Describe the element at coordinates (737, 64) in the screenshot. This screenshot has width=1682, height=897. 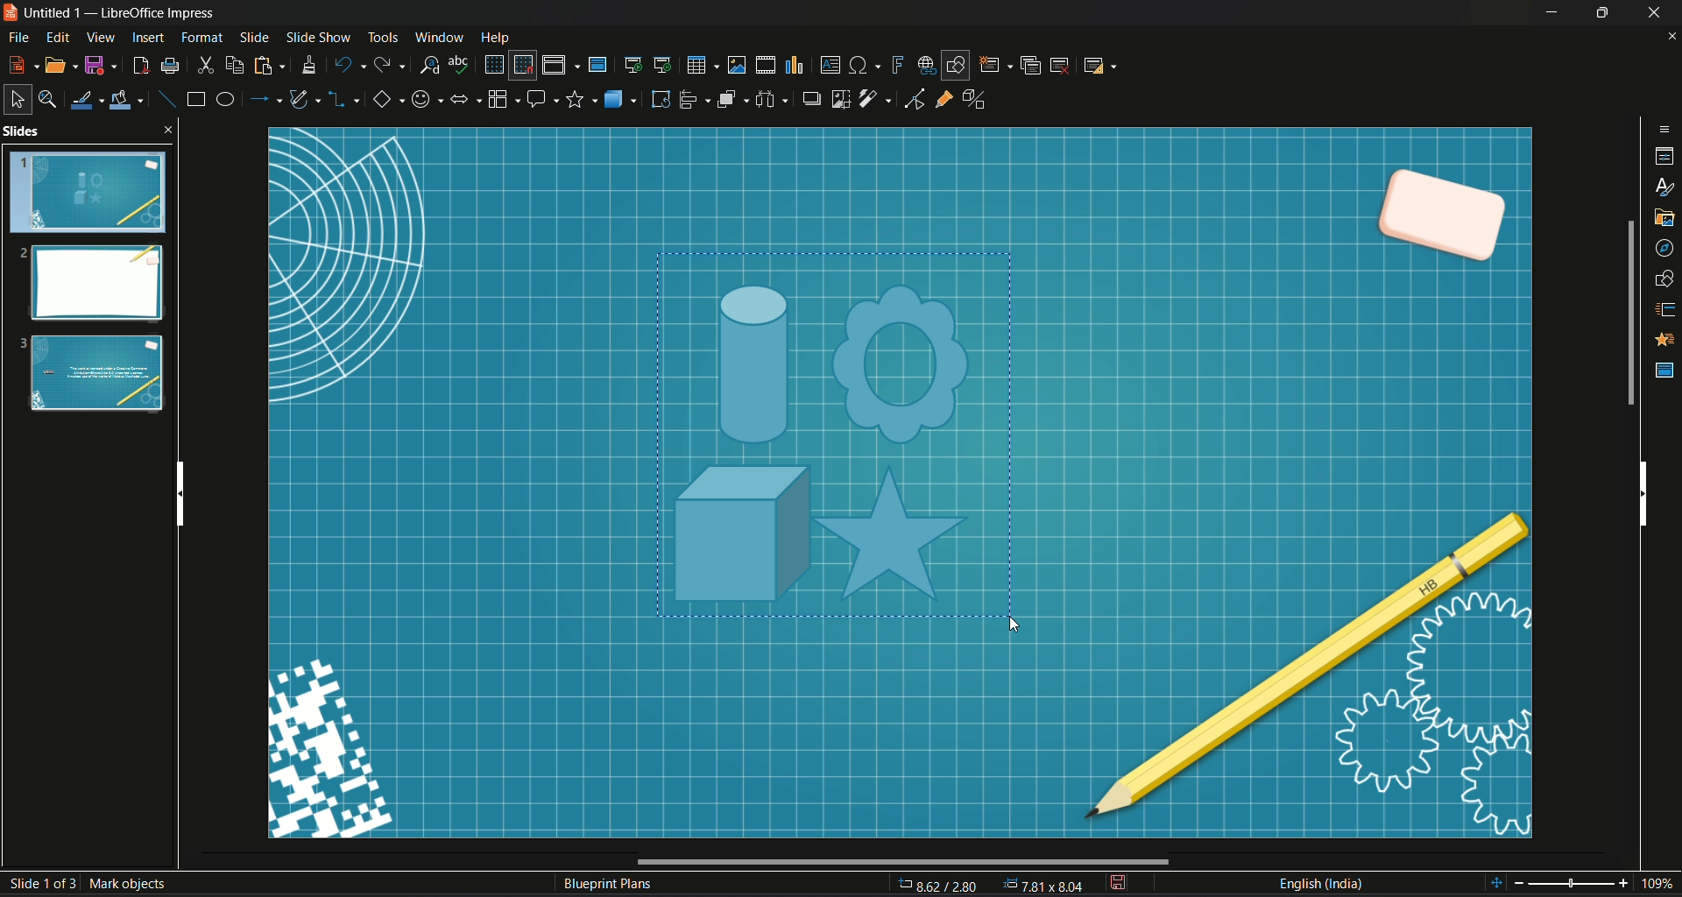
I see `insert image` at that location.